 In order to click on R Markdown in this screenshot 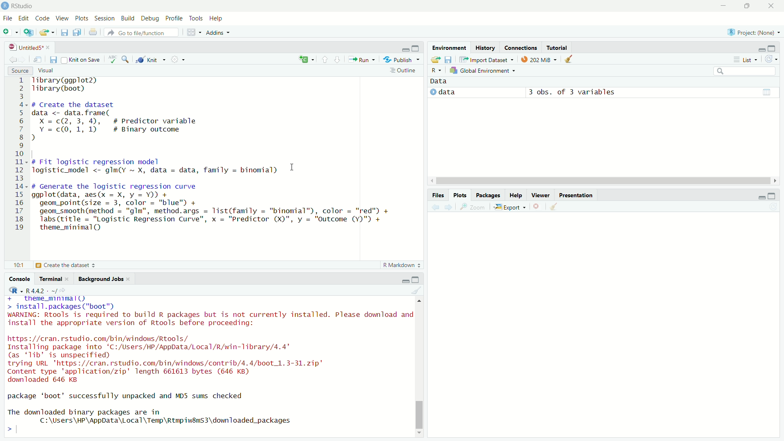, I will do `click(402, 265)`.